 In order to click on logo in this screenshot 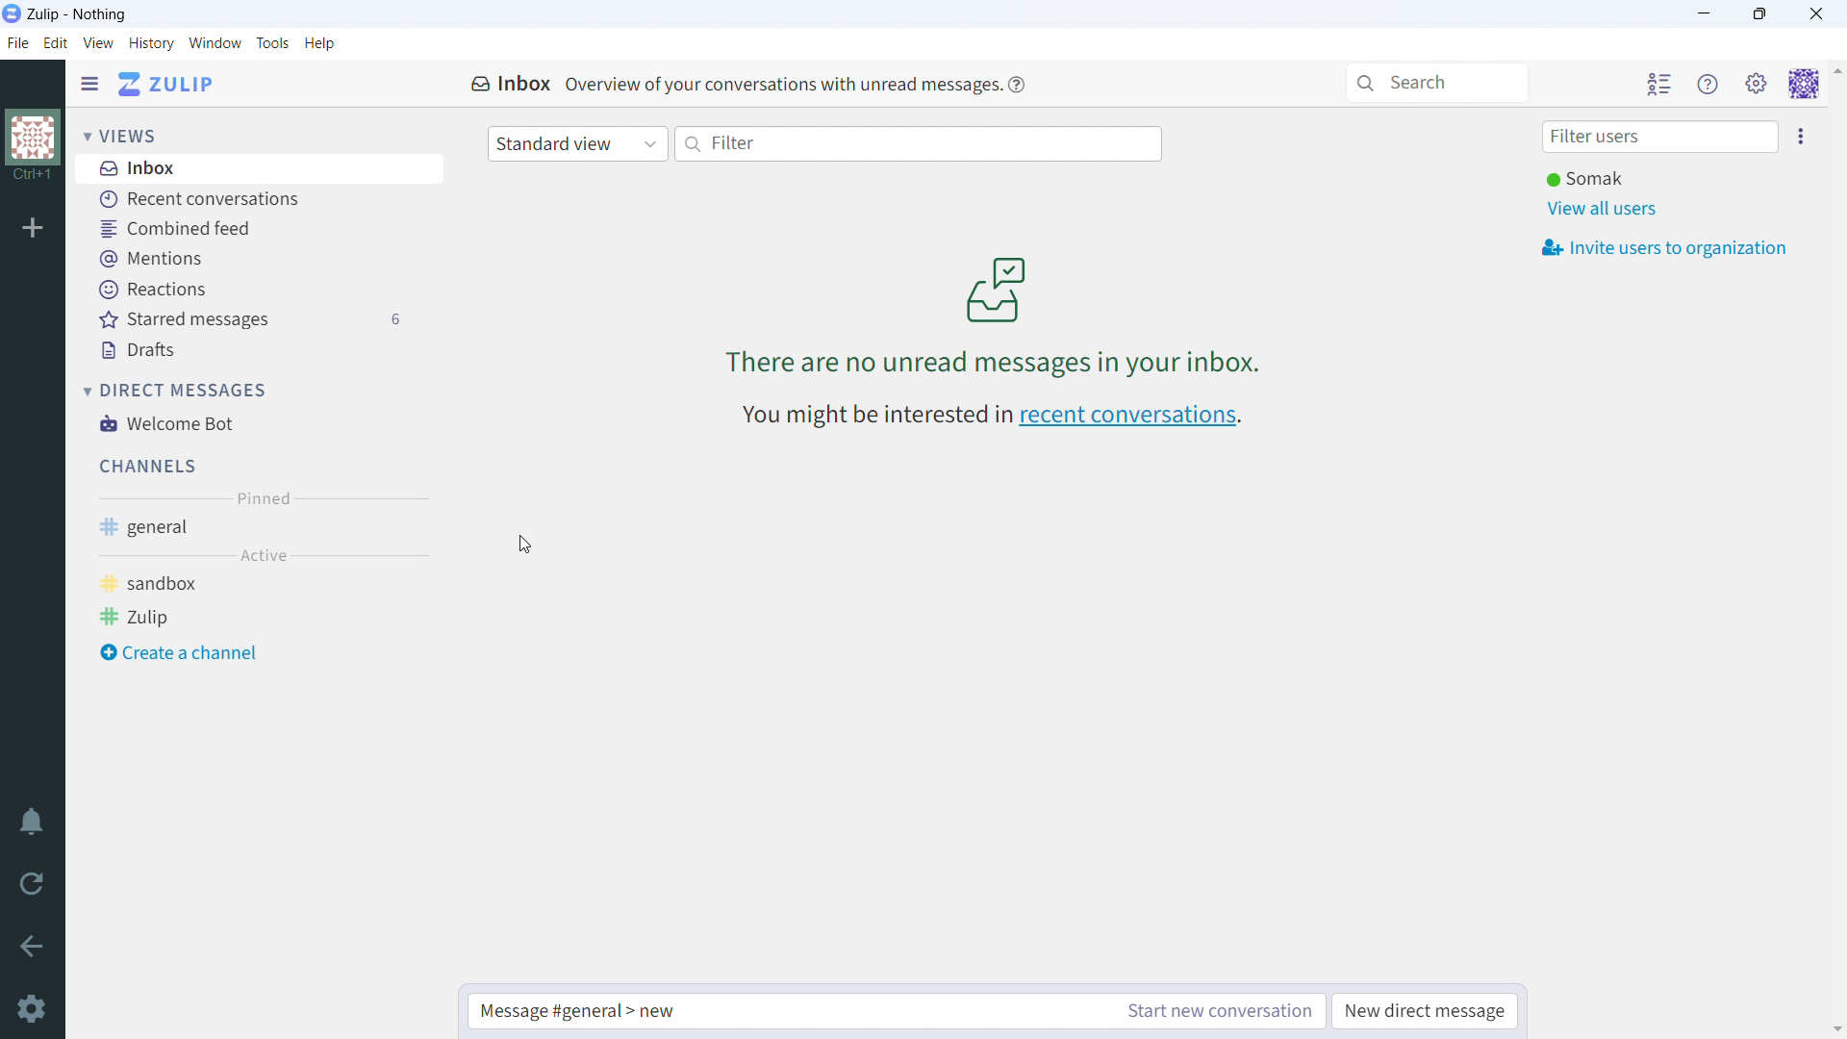, I will do `click(13, 13)`.